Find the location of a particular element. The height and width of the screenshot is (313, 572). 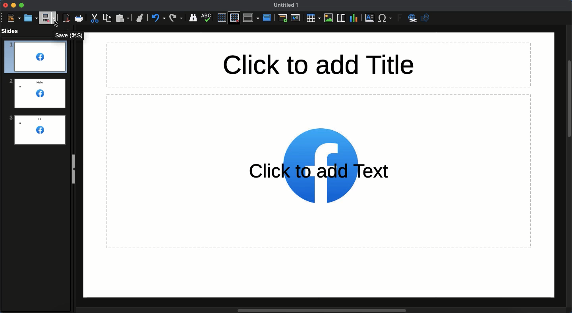

Copy is located at coordinates (107, 18).